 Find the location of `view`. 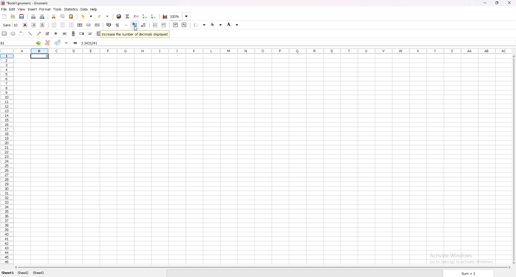

view is located at coordinates (21, 9).